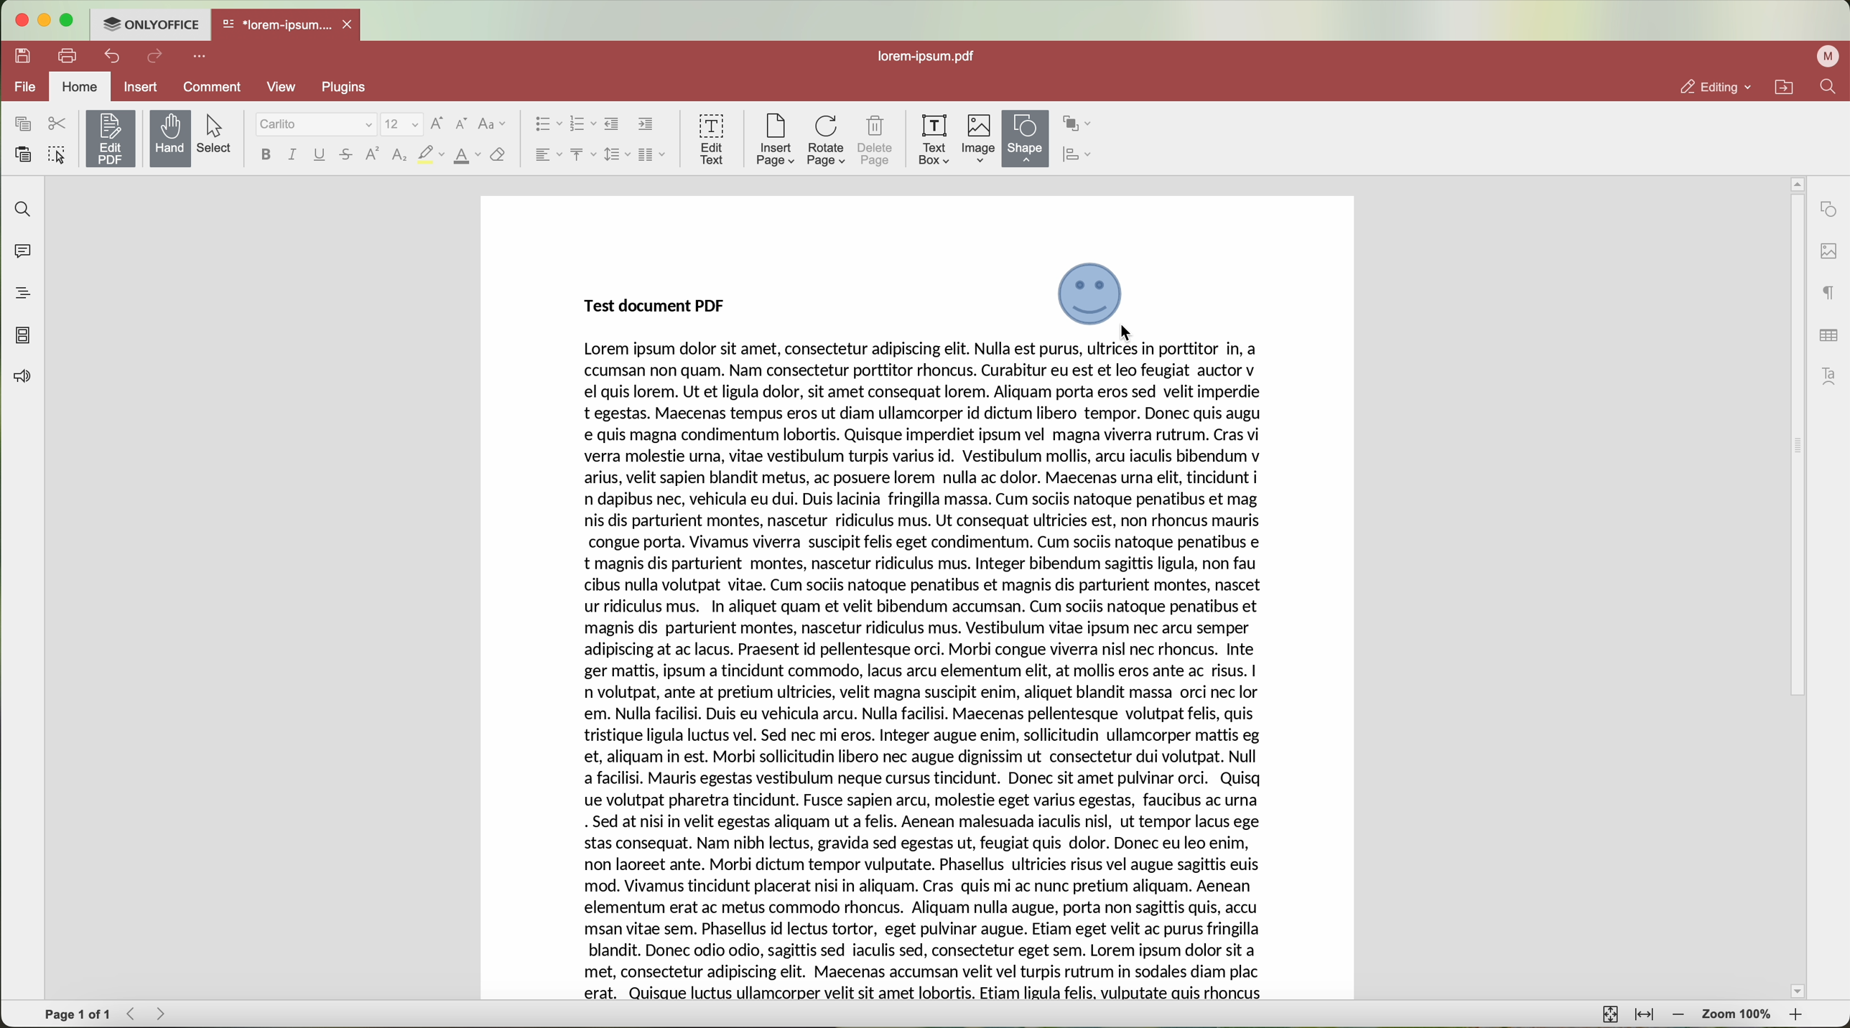 Image resolution: width=1850 pixels, height=1028 pixels. What do you see at coordinates (264, 154) in the screenshot?
I see `bold` at bounding box center [264, 154].